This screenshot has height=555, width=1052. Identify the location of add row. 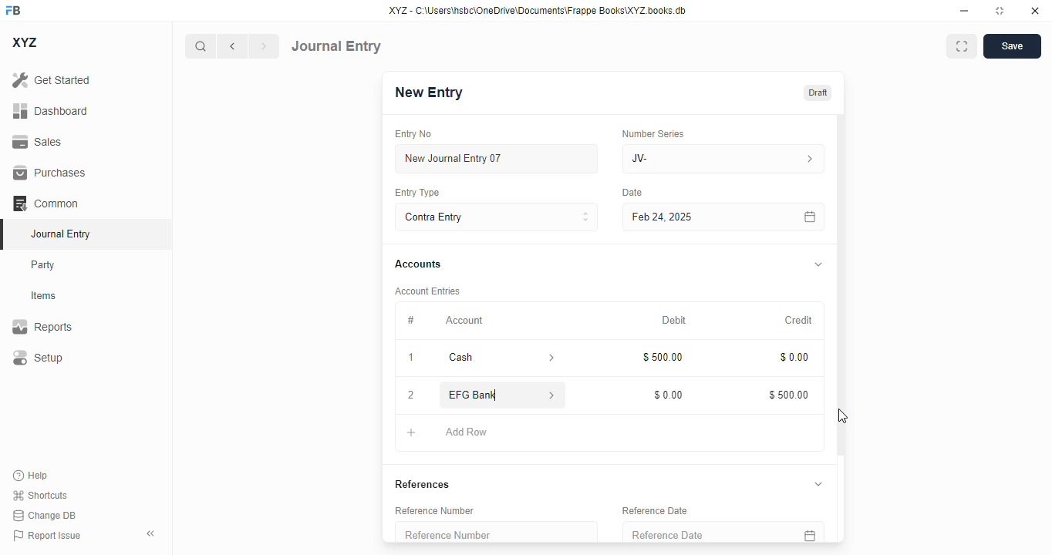
(467, 432).